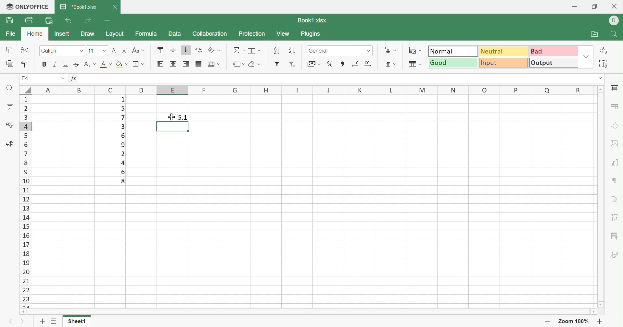 The width and height of the screenshot is (623, 327). What do you see at coordinates (26, 201) in the screenshot?
I see `Row Number` at bounding box center [26, 201].